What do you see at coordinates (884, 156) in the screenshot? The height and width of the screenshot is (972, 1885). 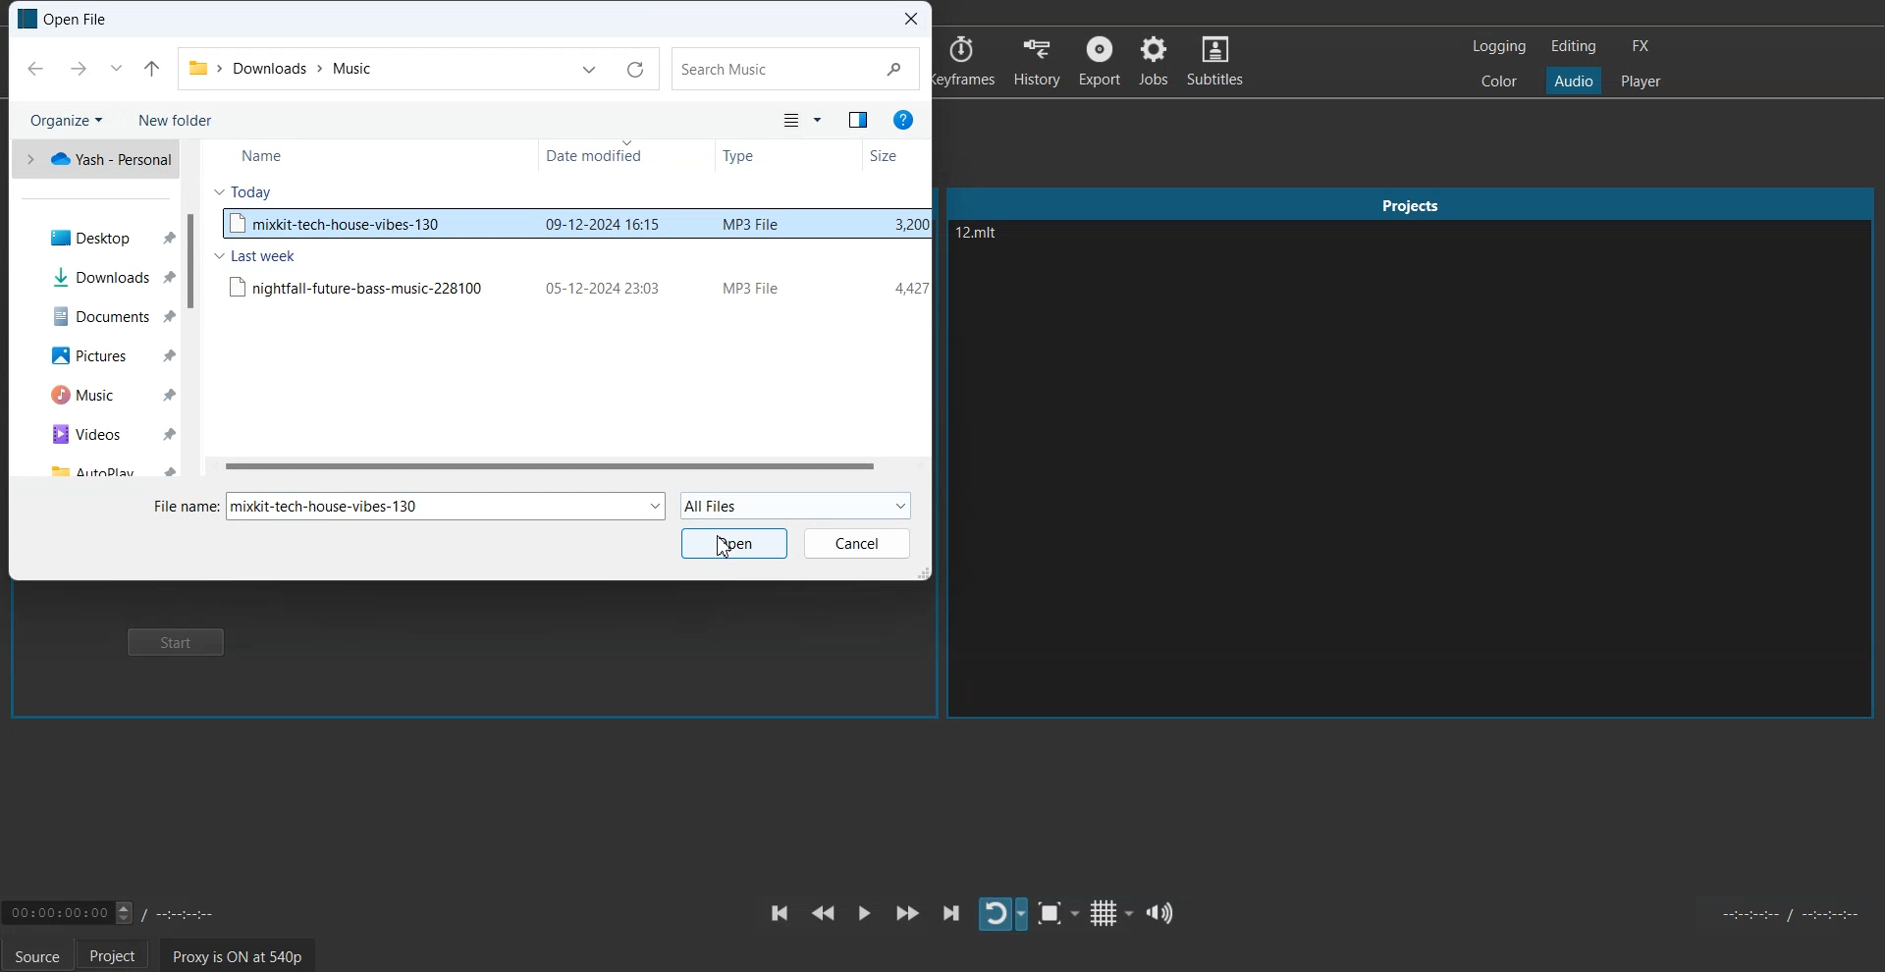 I see `Size` at bounding box center [884, 156].